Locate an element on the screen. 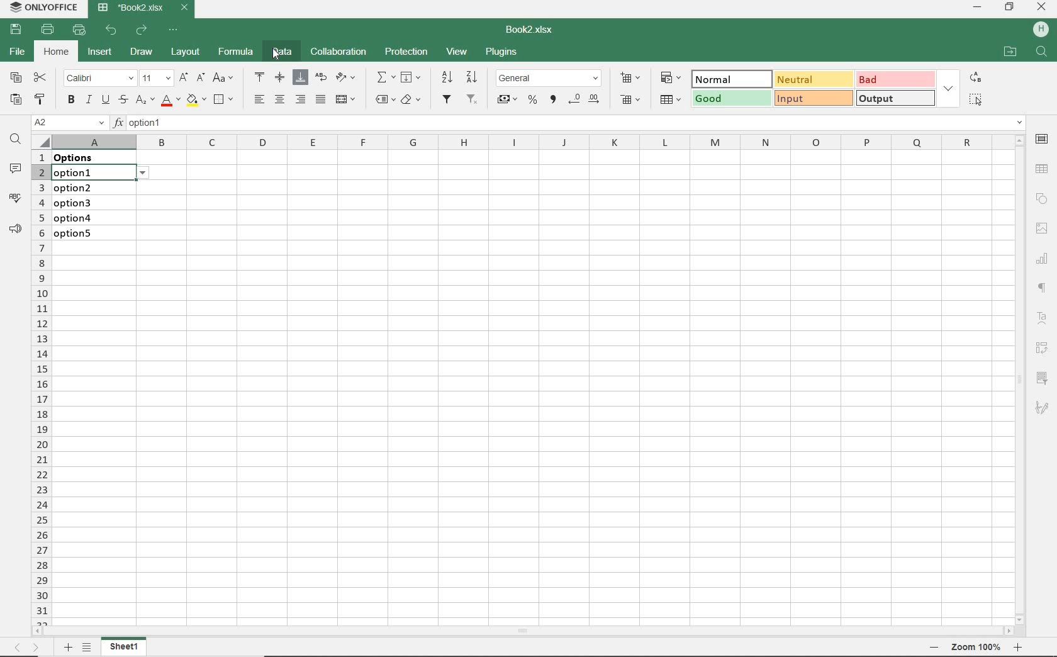  PARAGRAPH SETTINGS is located at coordinates (13, 229).